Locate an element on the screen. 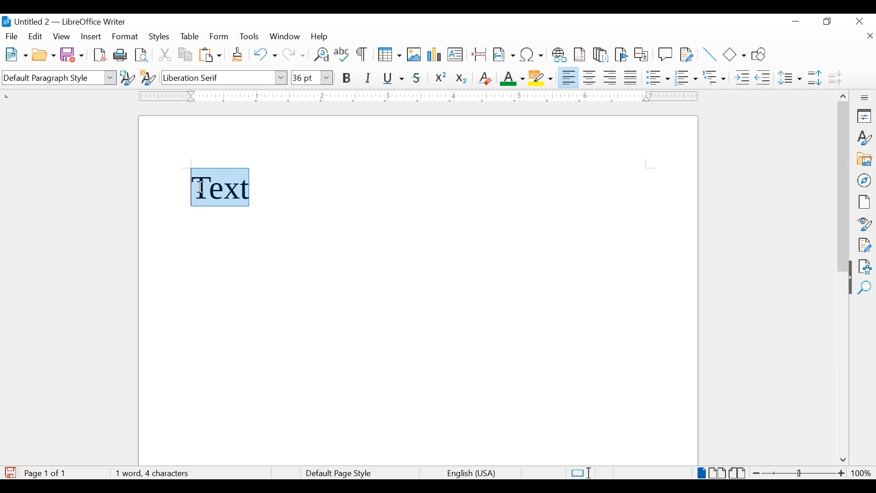 Image resolution: width=876 pixels, height=493 pixels. single page view is located at coordinates (702, 473).